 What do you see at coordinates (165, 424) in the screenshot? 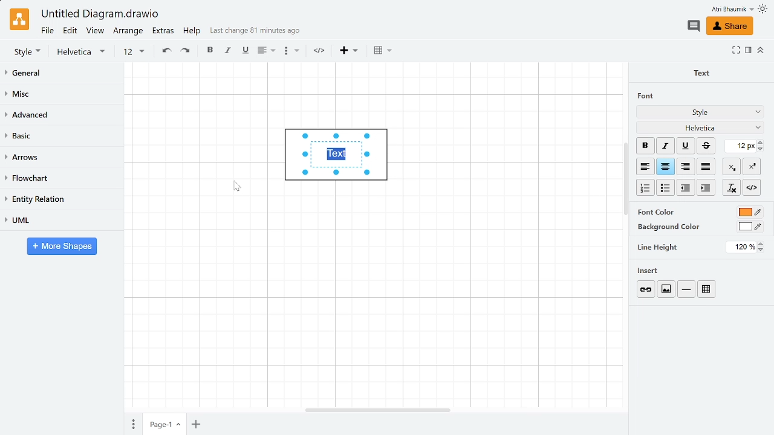
I see `Current page` at bounding box center [165, 424].